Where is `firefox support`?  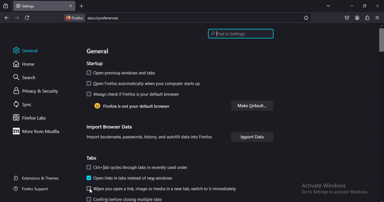
firefox support is located at coordinates (34, 189).